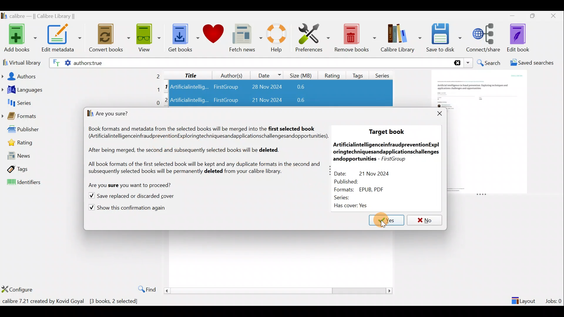 The height and width of the screenshot is (317, 564). Describe the element at coordinates (131, 196) in the screenshot. I see `Save replaced or discarded cover` at that location.